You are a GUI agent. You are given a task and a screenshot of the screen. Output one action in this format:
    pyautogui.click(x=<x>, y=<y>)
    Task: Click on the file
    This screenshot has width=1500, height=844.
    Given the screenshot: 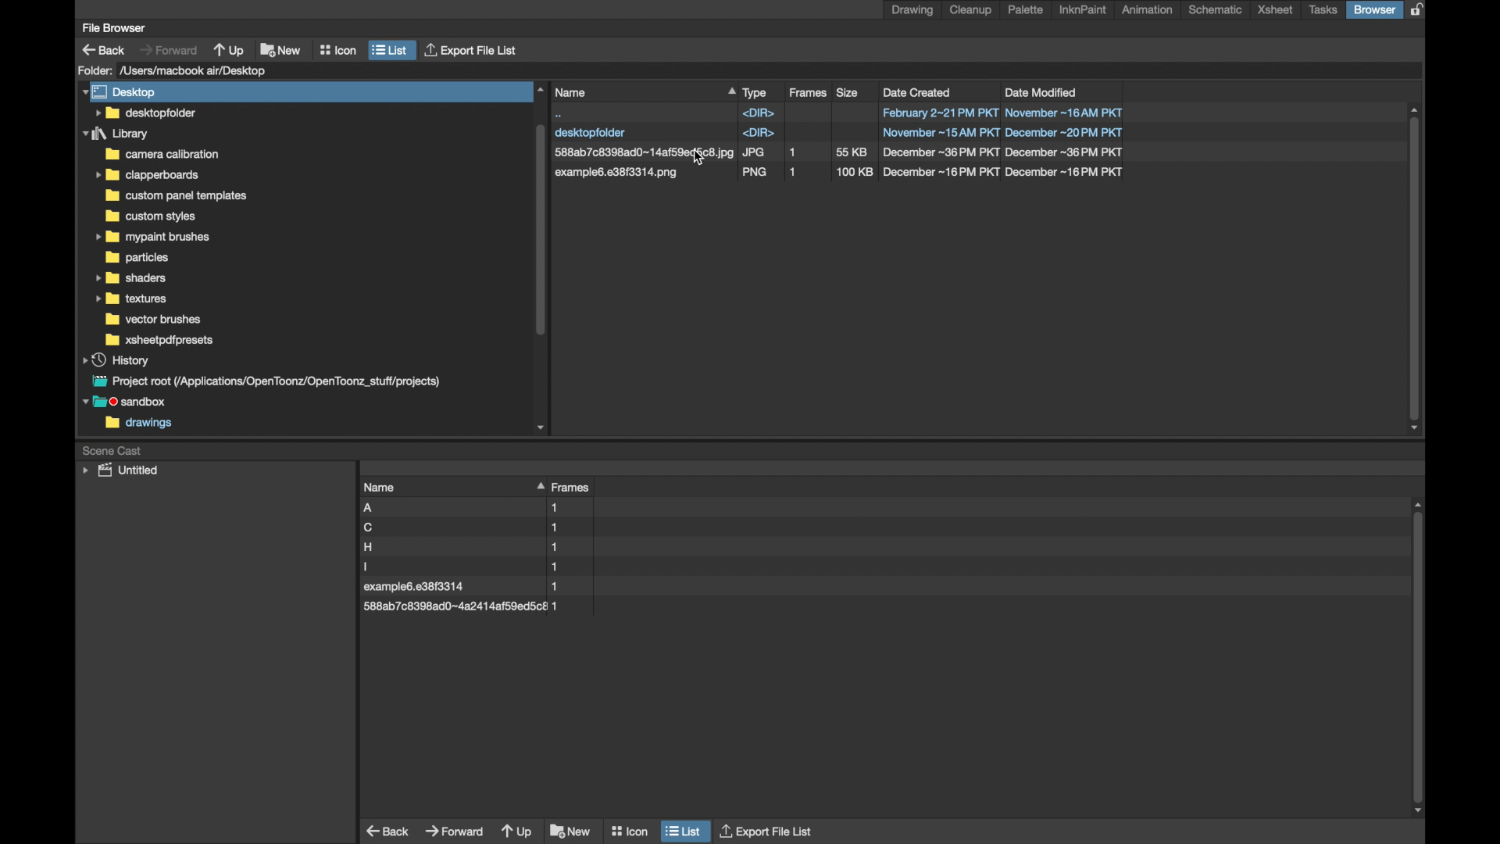 What is the action you would take?
    pyautogui.click(x=466, y=508)
    